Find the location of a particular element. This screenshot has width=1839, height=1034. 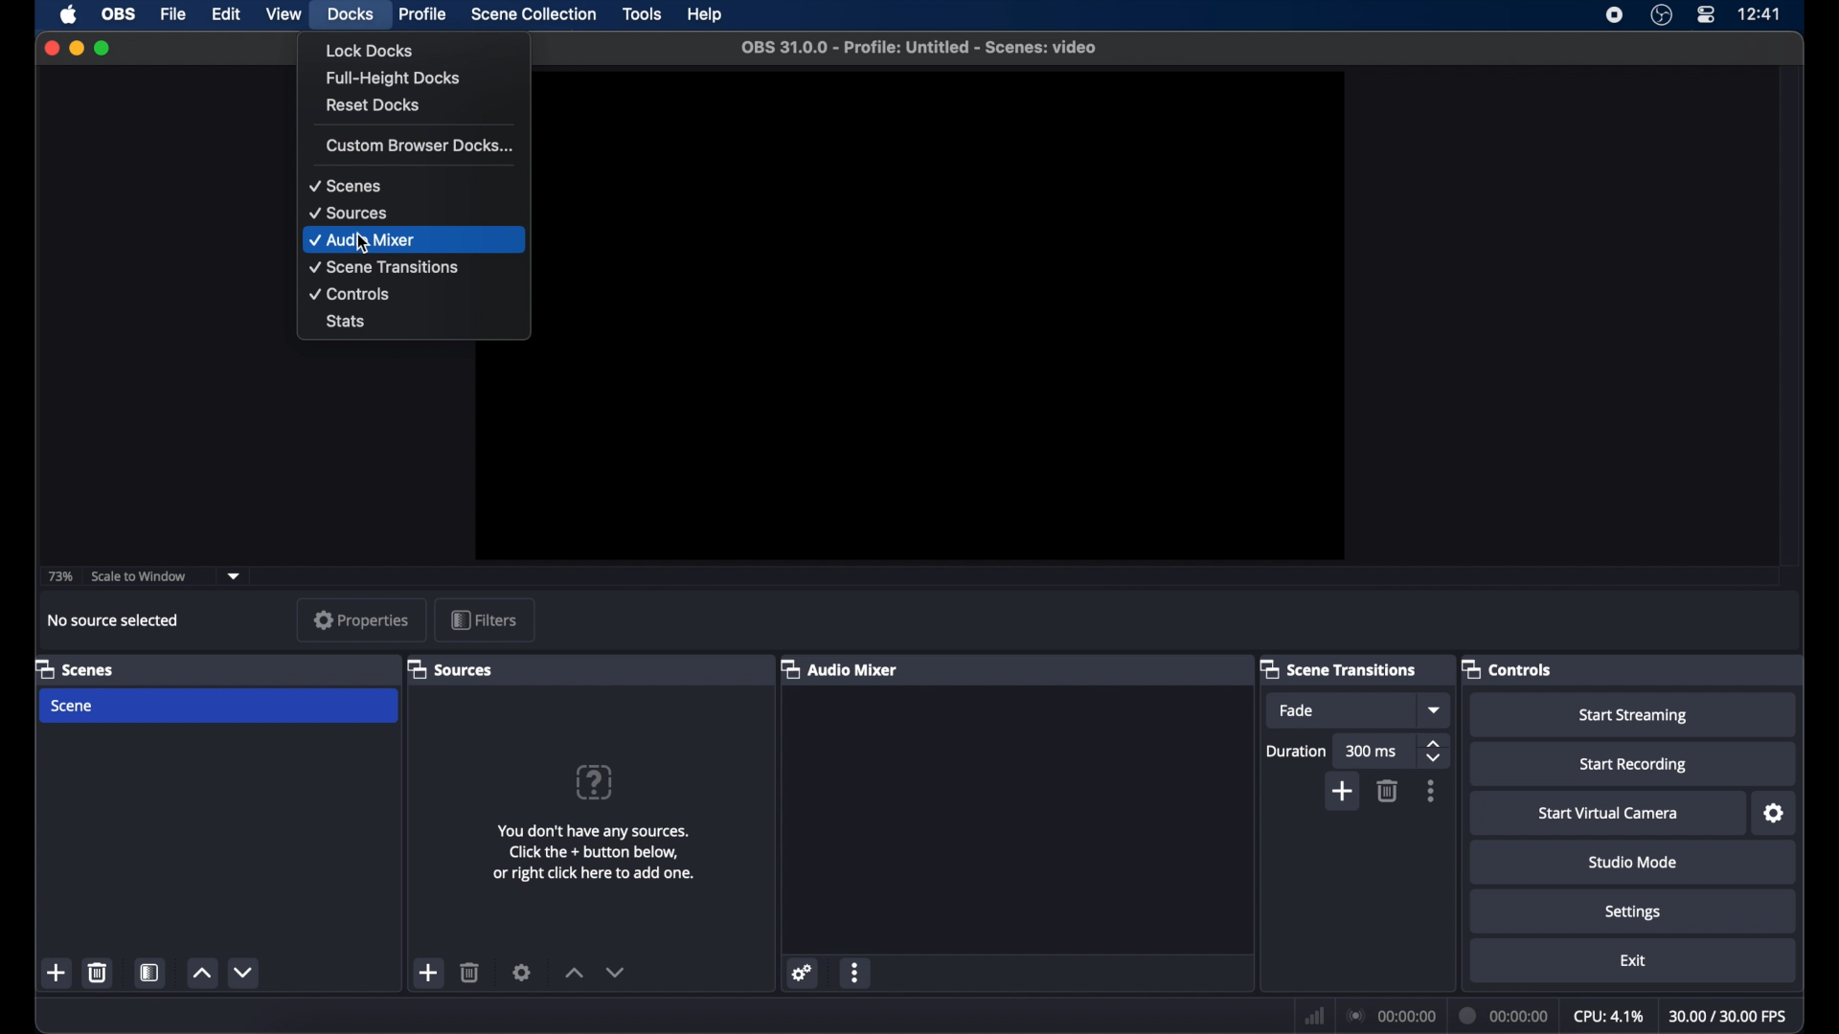

add is located at coordinates (429, 974).